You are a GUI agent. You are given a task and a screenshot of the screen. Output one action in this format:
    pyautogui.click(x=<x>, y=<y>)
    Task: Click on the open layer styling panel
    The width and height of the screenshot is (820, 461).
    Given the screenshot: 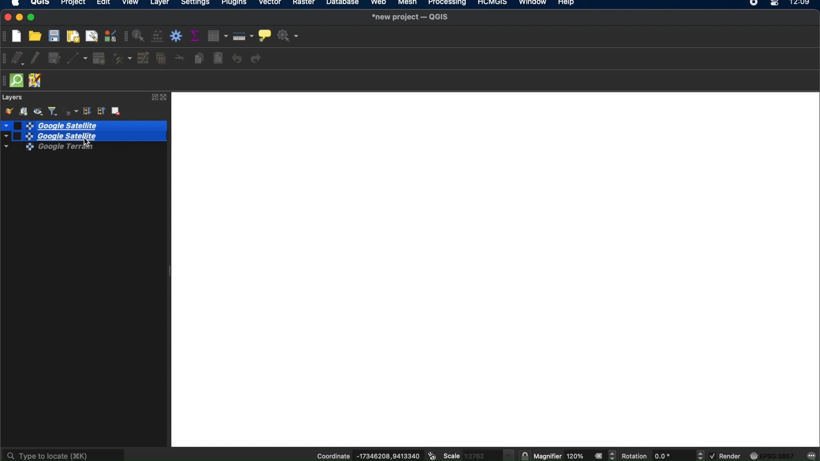 What is the action you would take?
    pyautogui.click(x=8, y=111)
    